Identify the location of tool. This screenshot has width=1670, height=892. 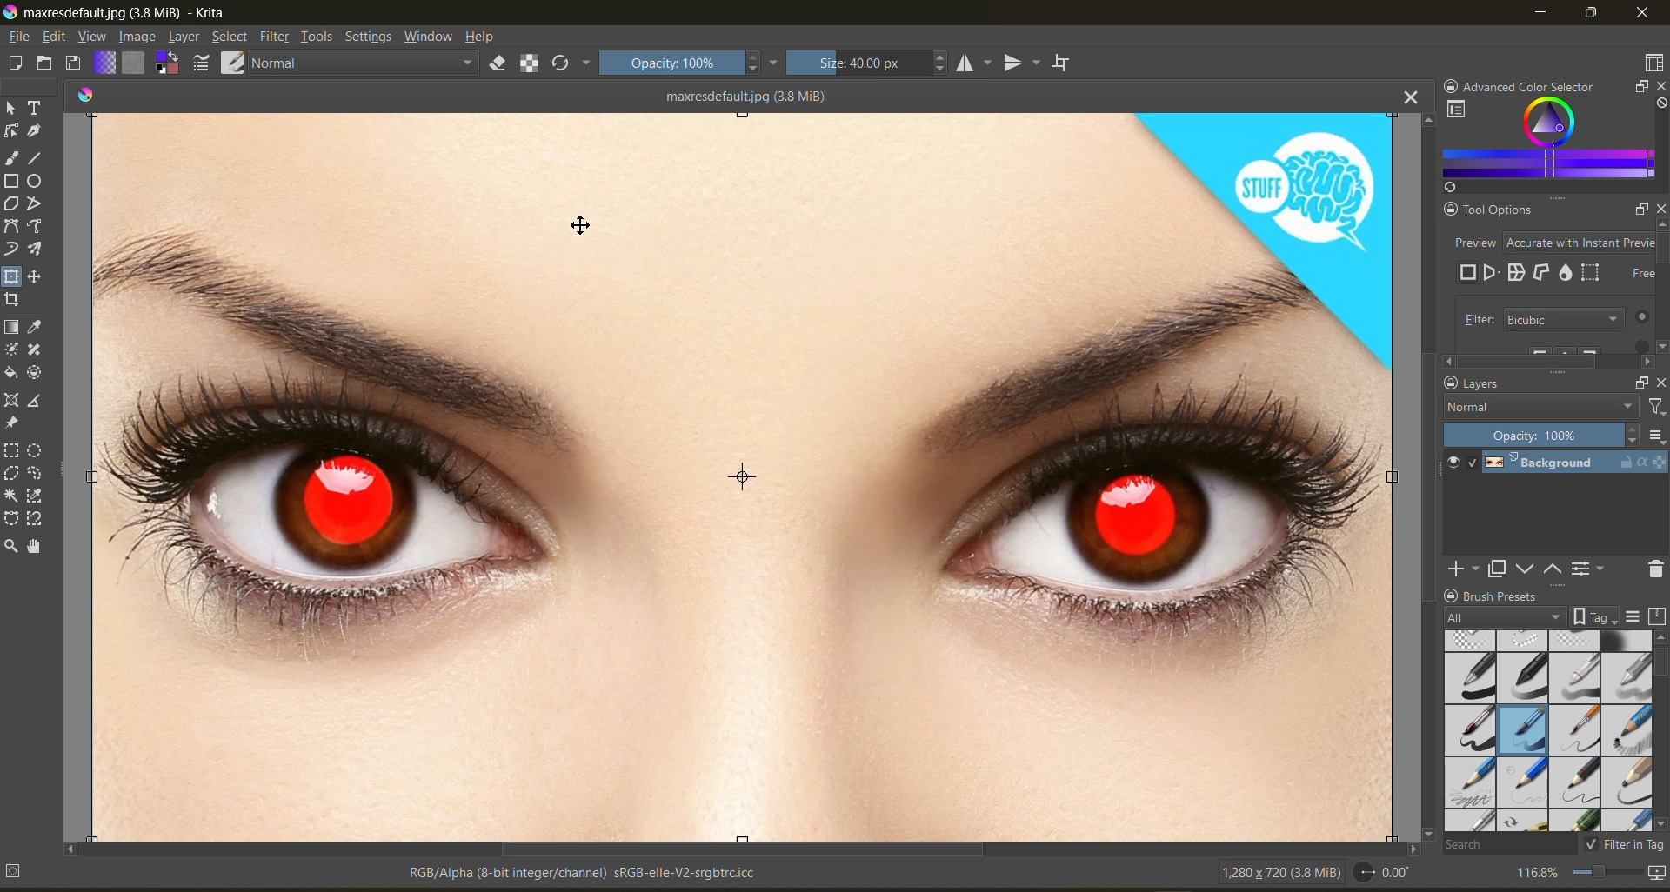
(11, 494).